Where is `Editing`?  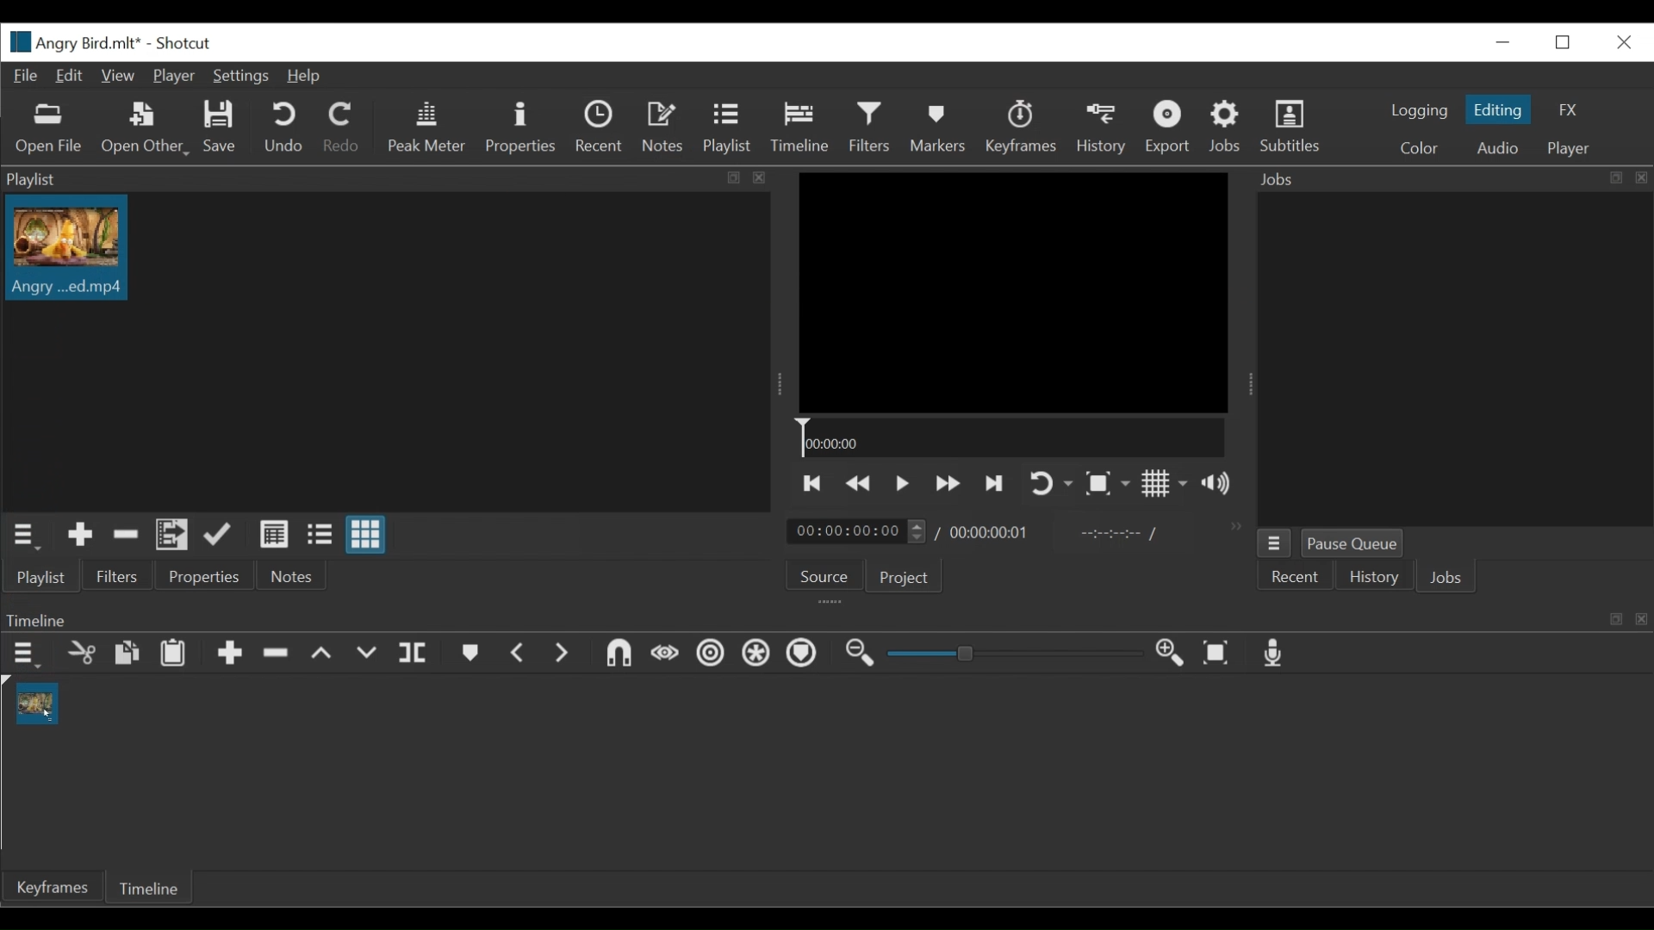 Editing is located at coordinates (1501, 109).